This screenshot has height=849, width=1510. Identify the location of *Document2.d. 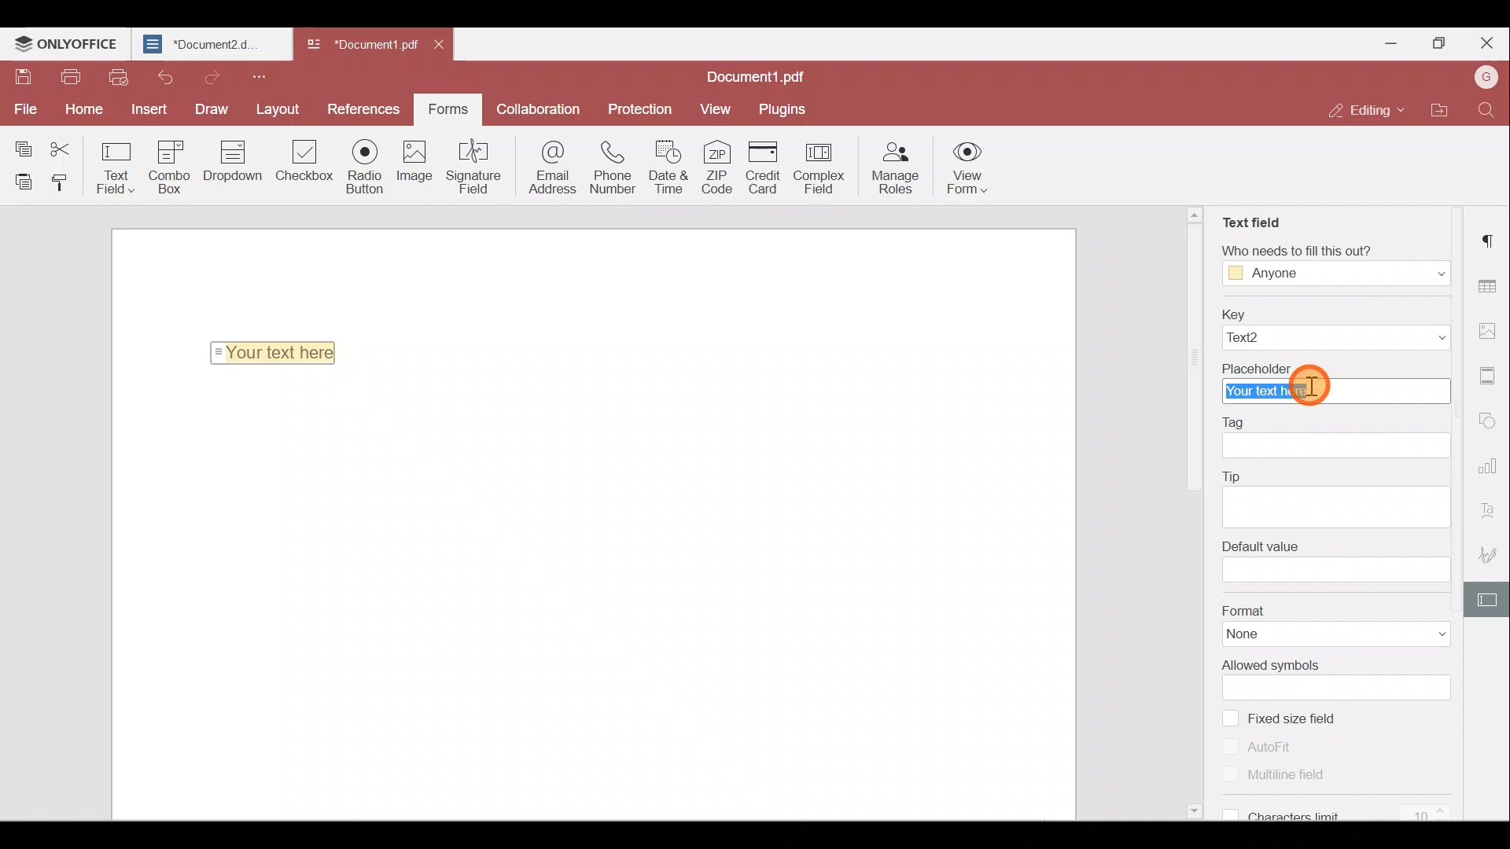
(209, 44).